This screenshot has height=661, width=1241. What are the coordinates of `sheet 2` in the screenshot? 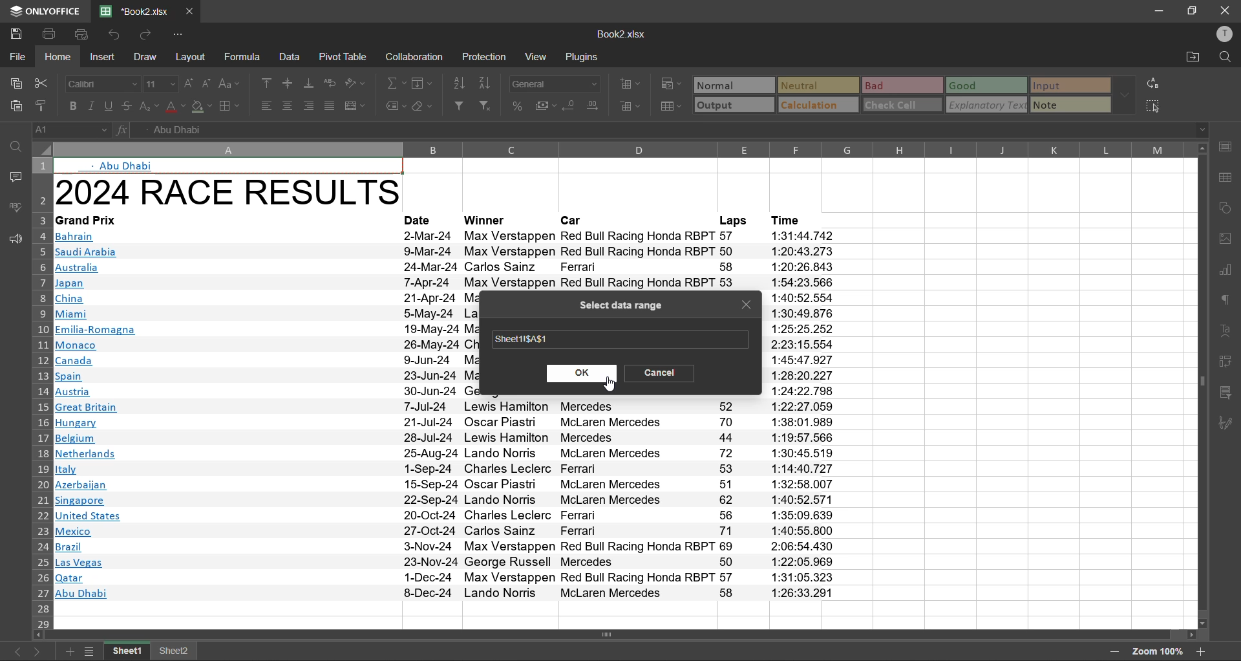 It's located at (187, 652).